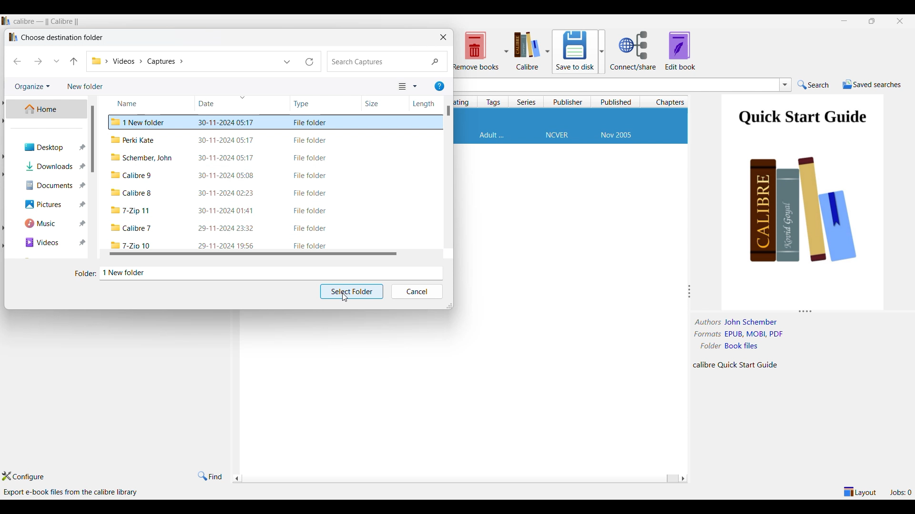 The width and height of the screenshot is (915, 514). Describe the element at coordinates (132, 211) in the screenshot. I see `folder` at that location.